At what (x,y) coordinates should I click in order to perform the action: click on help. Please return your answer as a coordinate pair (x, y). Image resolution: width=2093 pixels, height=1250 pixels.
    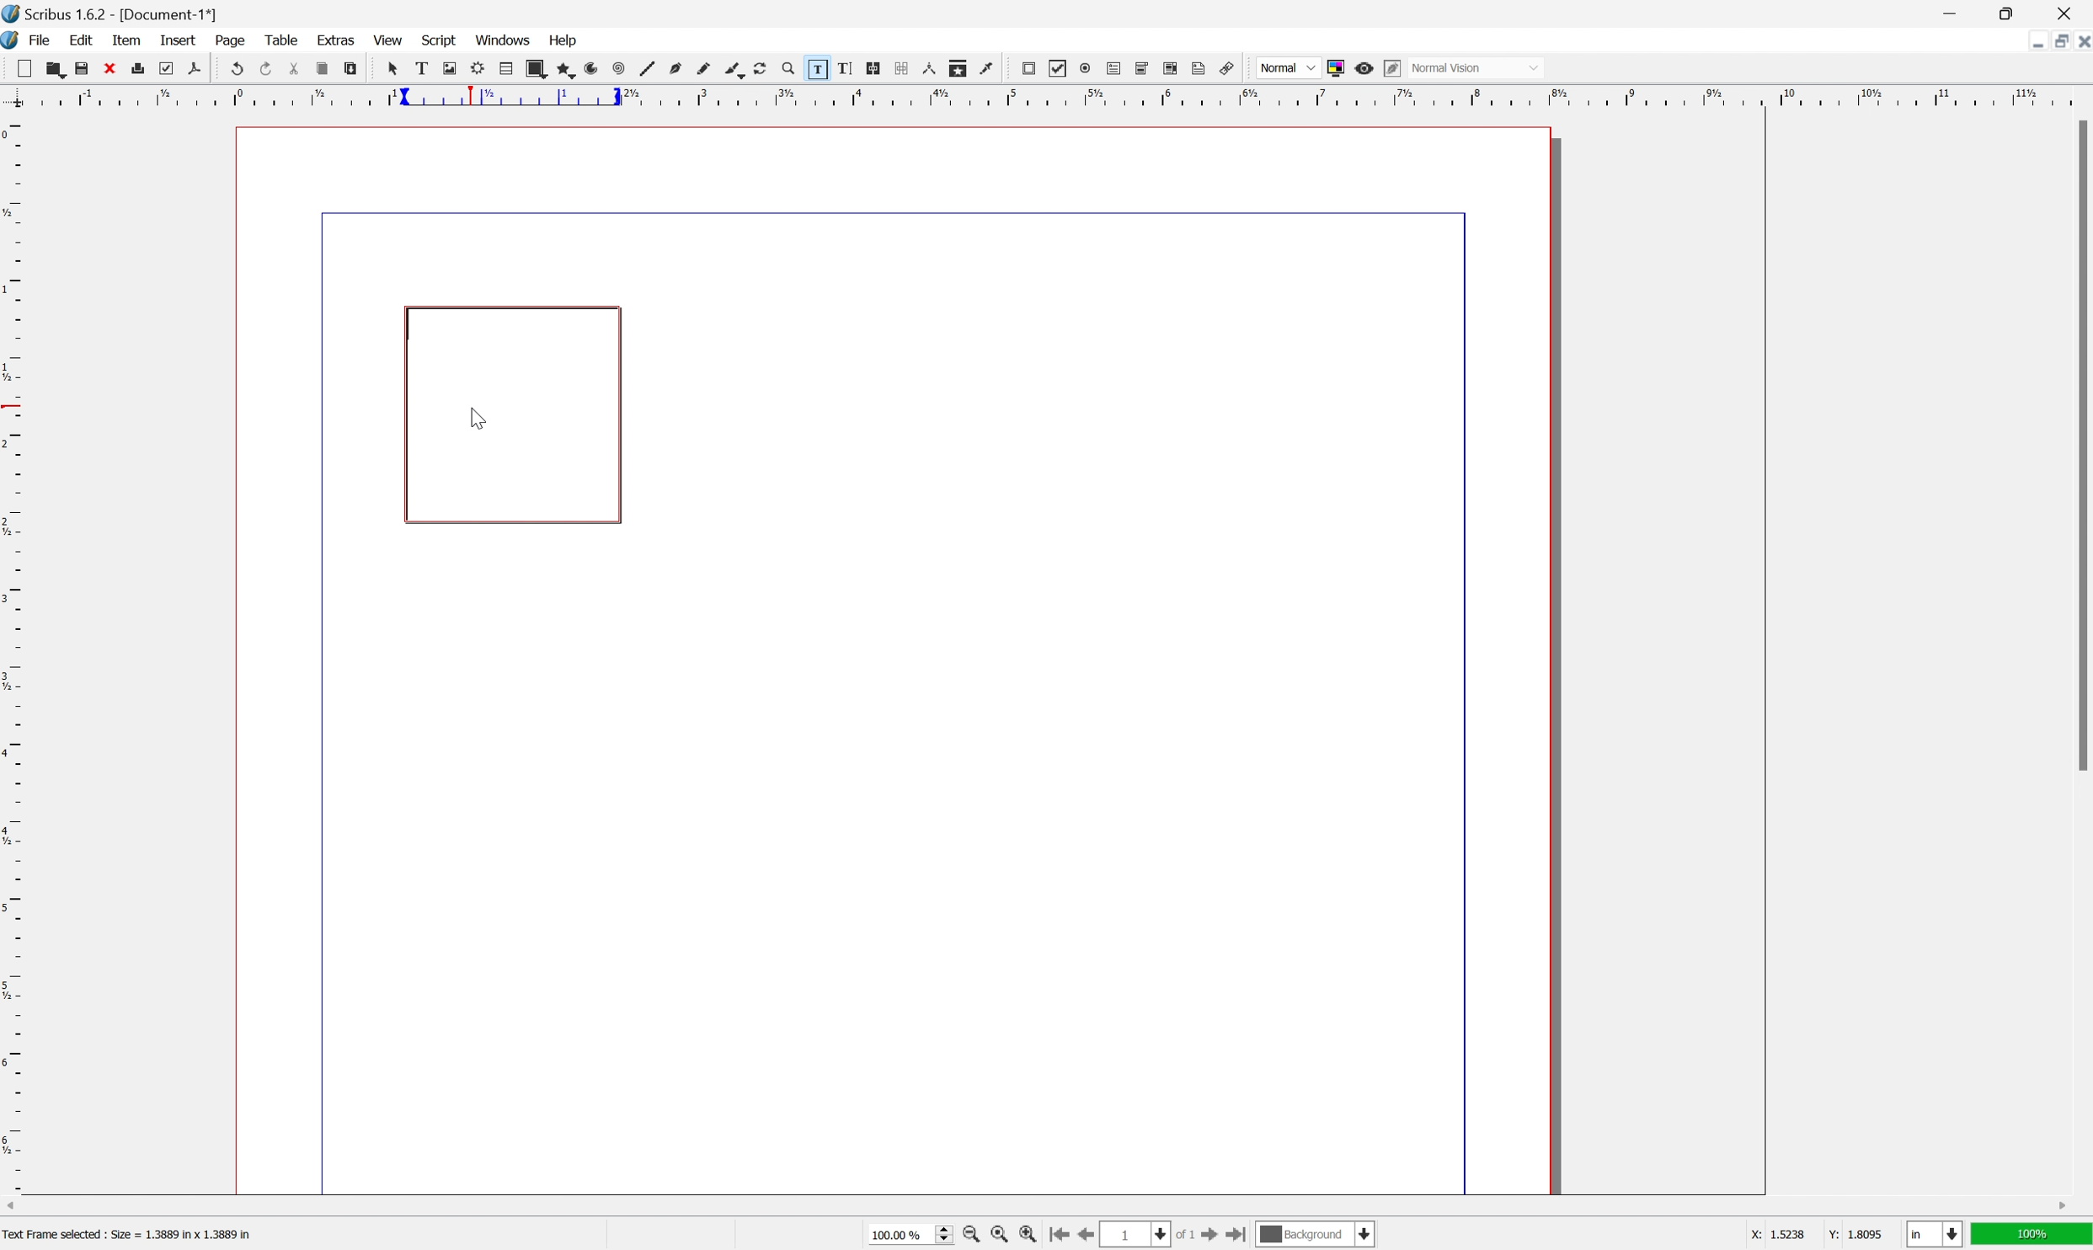
    Looking at the image, I should click on (564, 39).